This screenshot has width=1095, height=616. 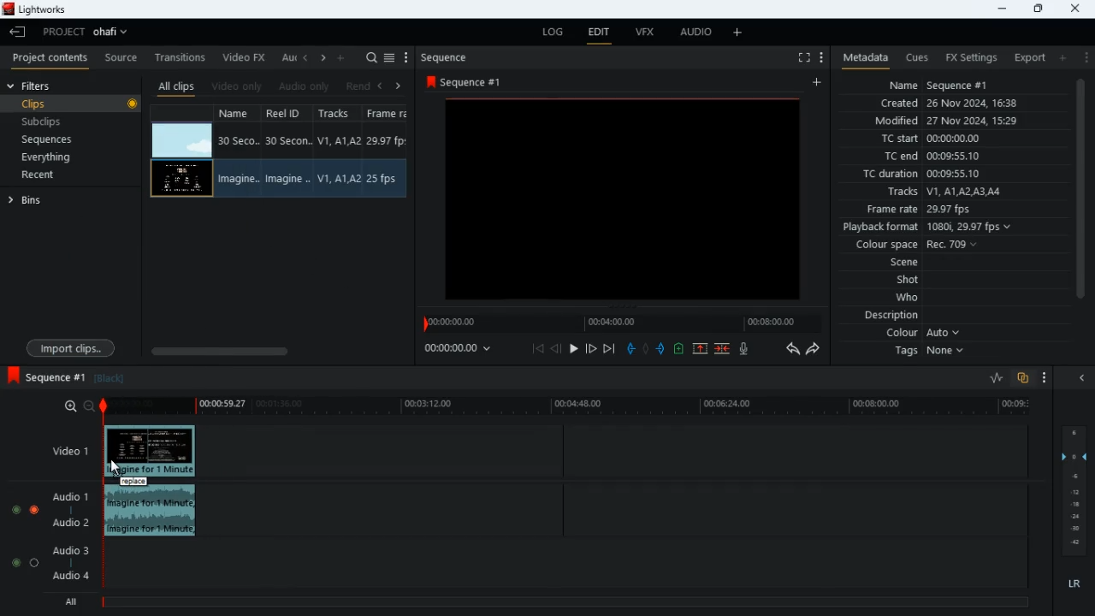 I want to click on project contents, so click(x=50, y=57).